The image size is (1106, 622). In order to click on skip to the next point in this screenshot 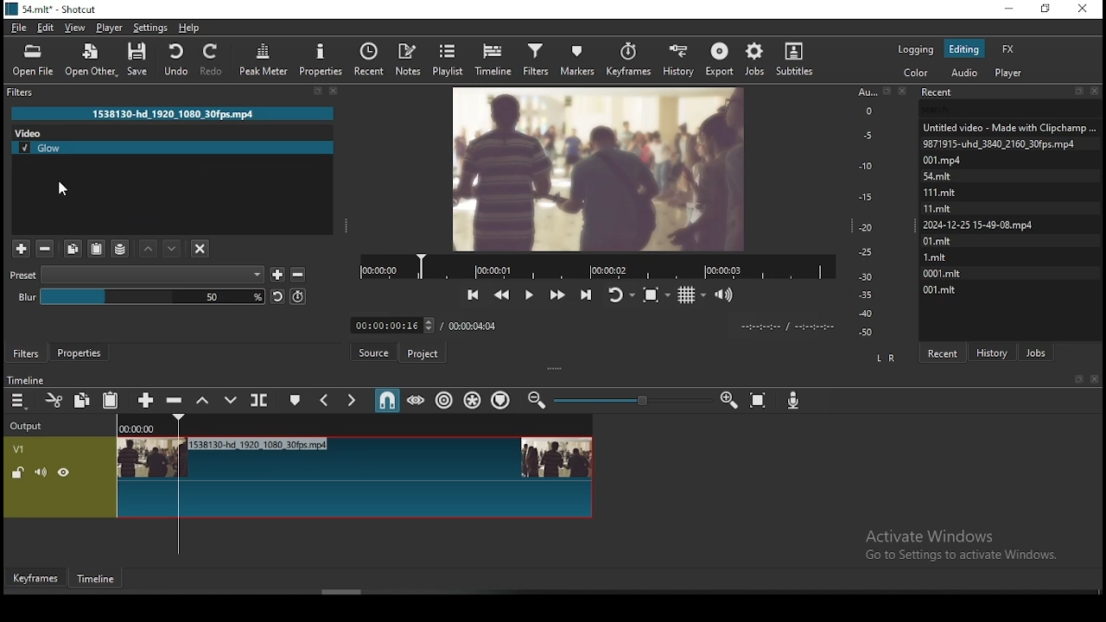, I will do `click(586, 293)`.